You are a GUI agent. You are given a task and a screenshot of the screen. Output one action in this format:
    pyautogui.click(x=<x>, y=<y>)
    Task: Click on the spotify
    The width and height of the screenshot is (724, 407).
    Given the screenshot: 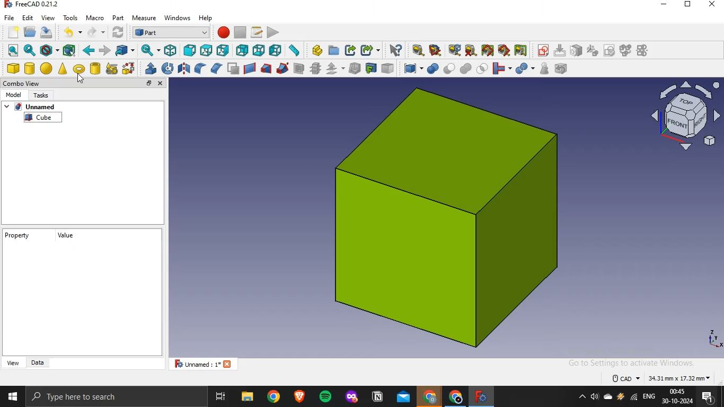 What is the action you would take?
    pyautogui.click(x=326, y=397)
    